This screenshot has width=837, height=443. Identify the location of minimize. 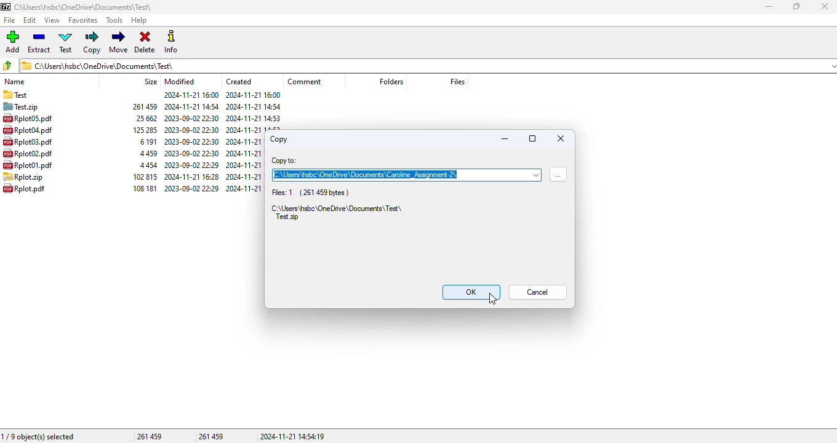
(767, 7).